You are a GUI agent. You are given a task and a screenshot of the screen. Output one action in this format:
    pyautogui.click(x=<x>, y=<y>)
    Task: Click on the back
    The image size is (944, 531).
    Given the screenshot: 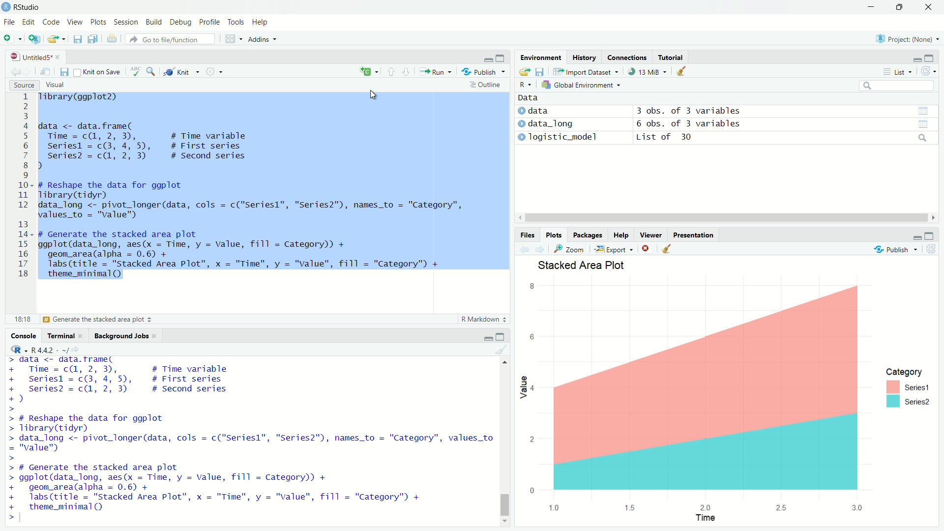 What is the action you would take?
    pyautogui.click(x=16, y=70)
    